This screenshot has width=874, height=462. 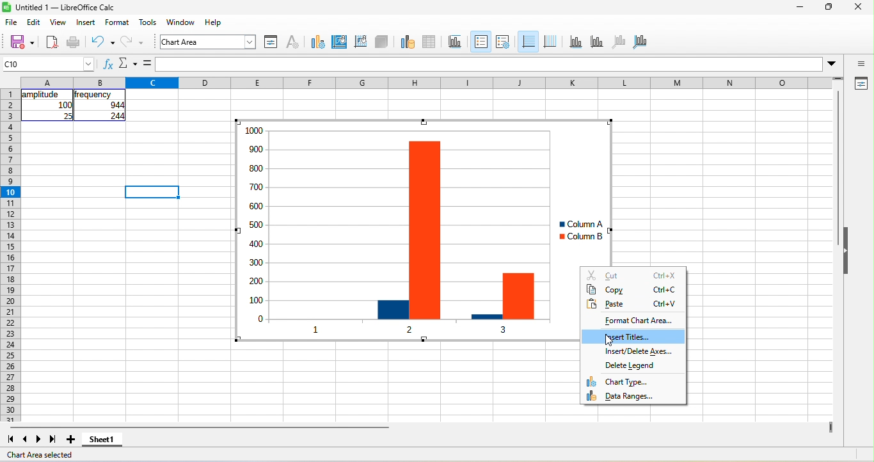 What do you see at coordinates (181, 22) in the screenshot?
I see `window` at bounding box center [181, 22].